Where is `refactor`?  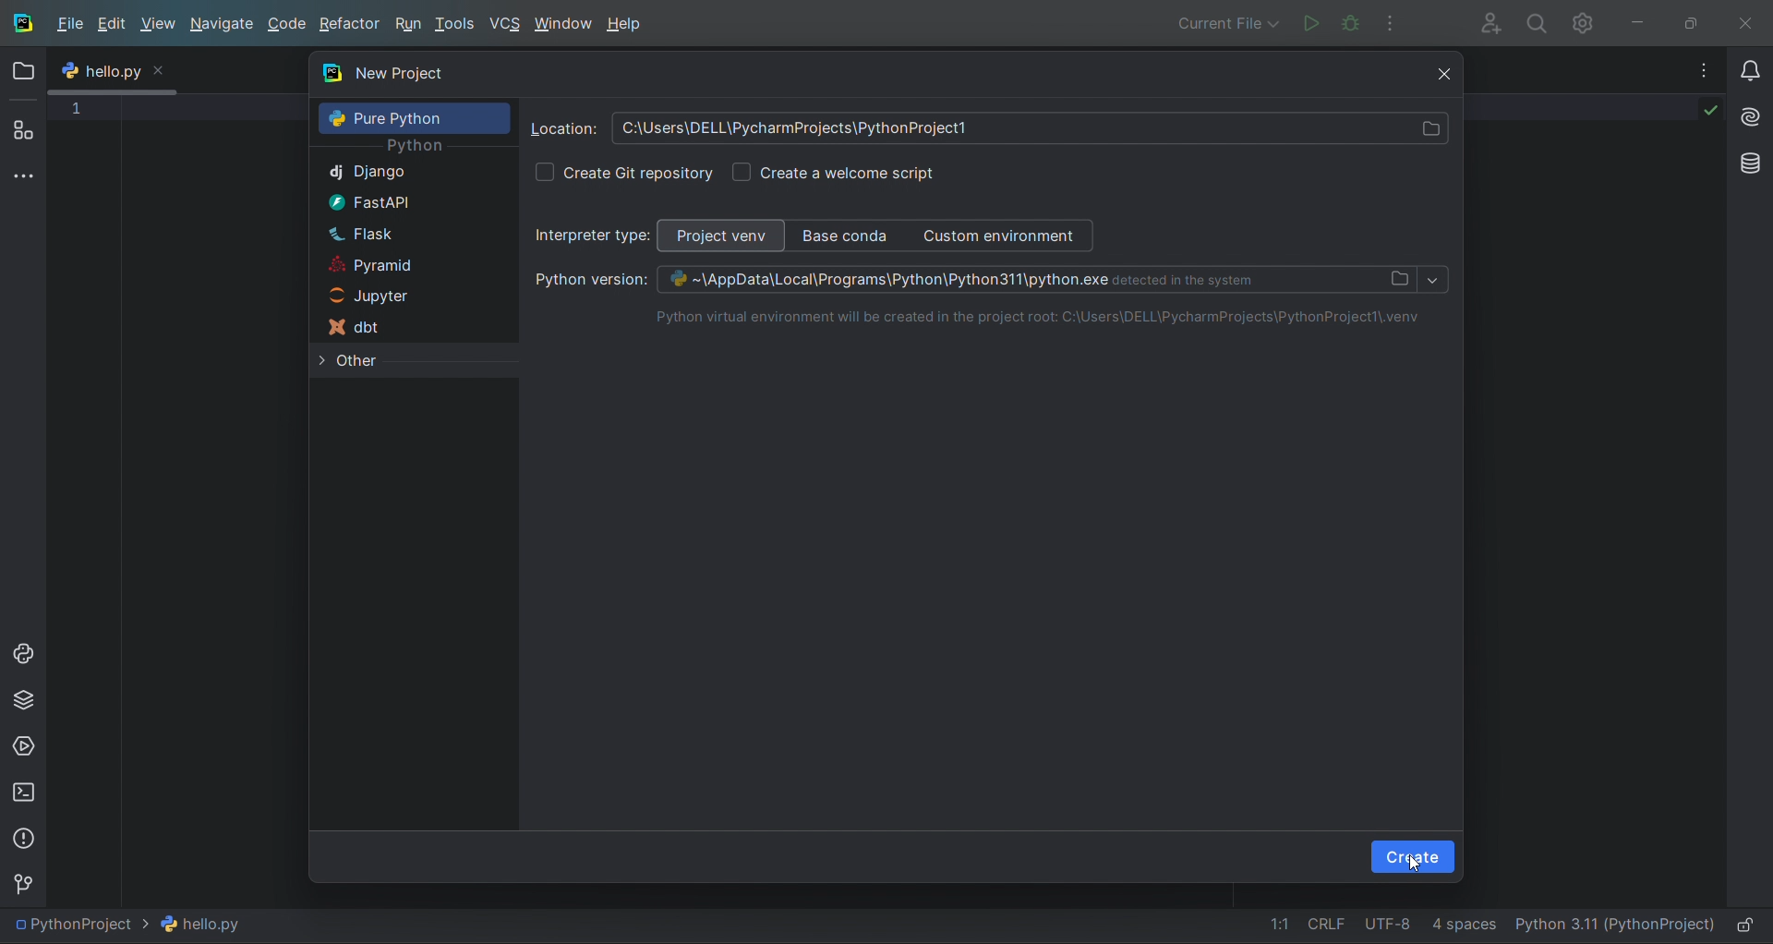 refactor is located at coordinates (349, 24).